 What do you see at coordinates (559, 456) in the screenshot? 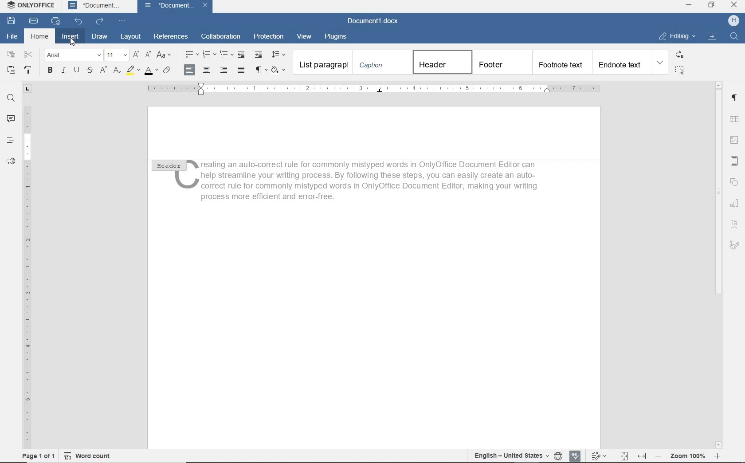
I see `selelct language` at bounding box center [559, 456].